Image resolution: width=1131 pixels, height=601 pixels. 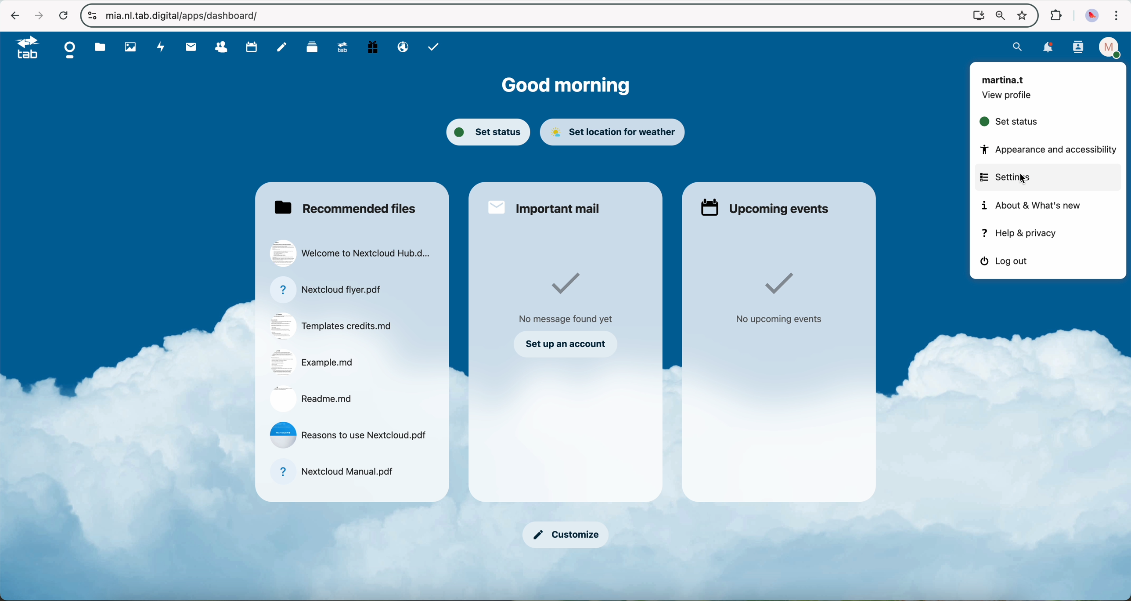 I want to click on set status, so click(x=1009, y=124).